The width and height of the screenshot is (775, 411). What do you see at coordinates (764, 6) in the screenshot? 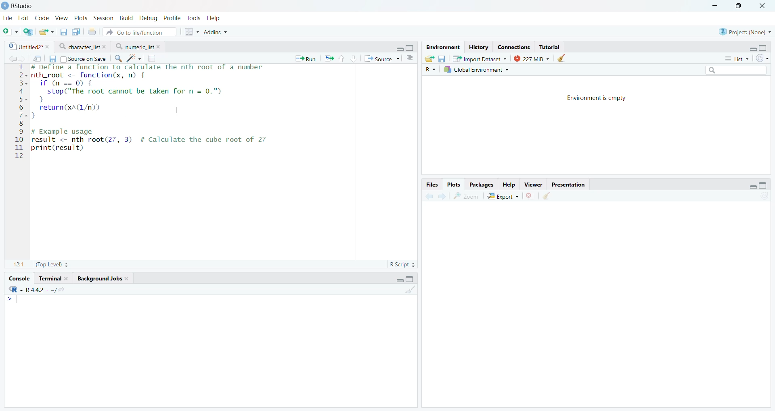
I see `Close` at bounding box center [764, 6].